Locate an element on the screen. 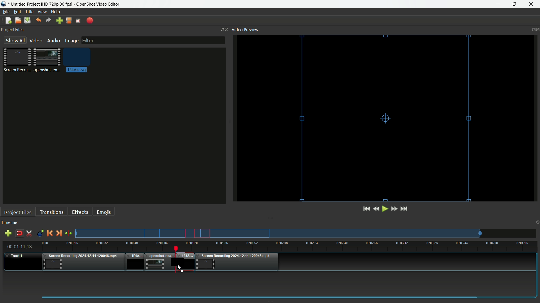 The image size is (540, 303). maximize is located at coordinates (514, 4).